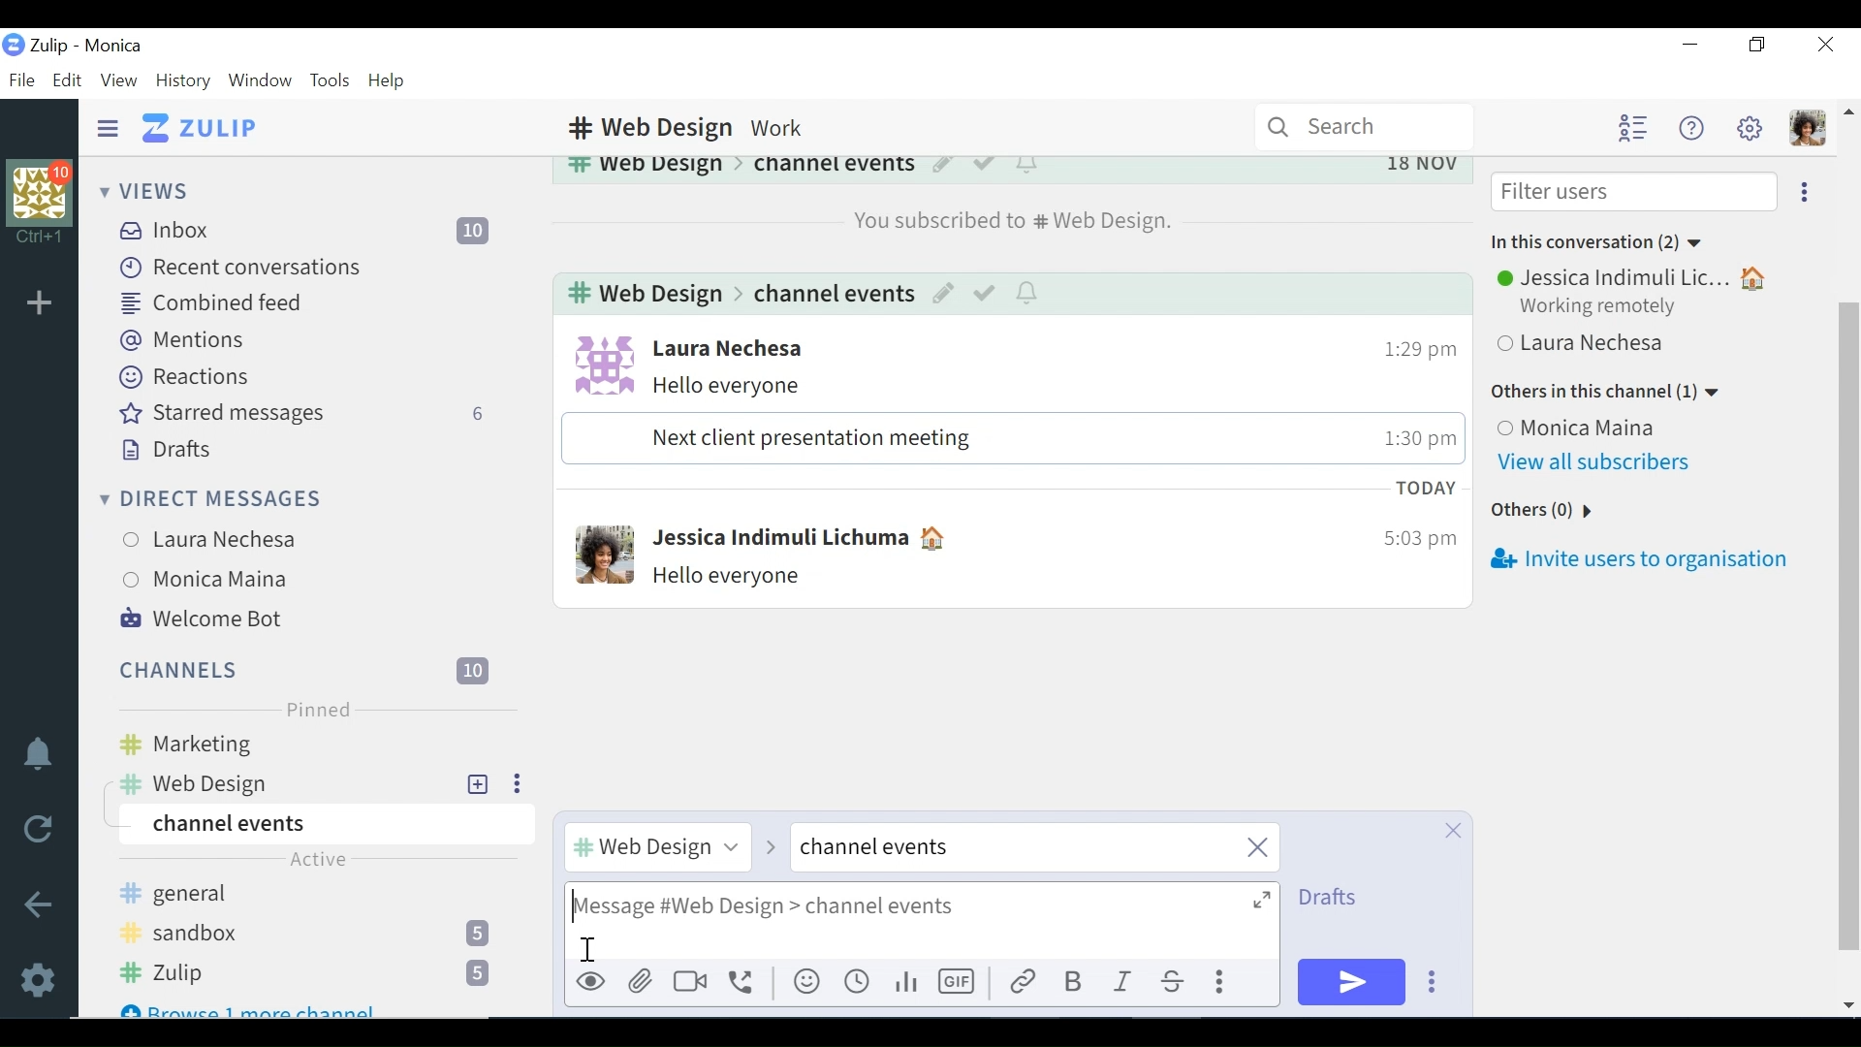 The width and height of the screenshot is (1861, 1047). Describe the element at coordinates (164, 448) in the screenshot. I see `Drafts` at that location.